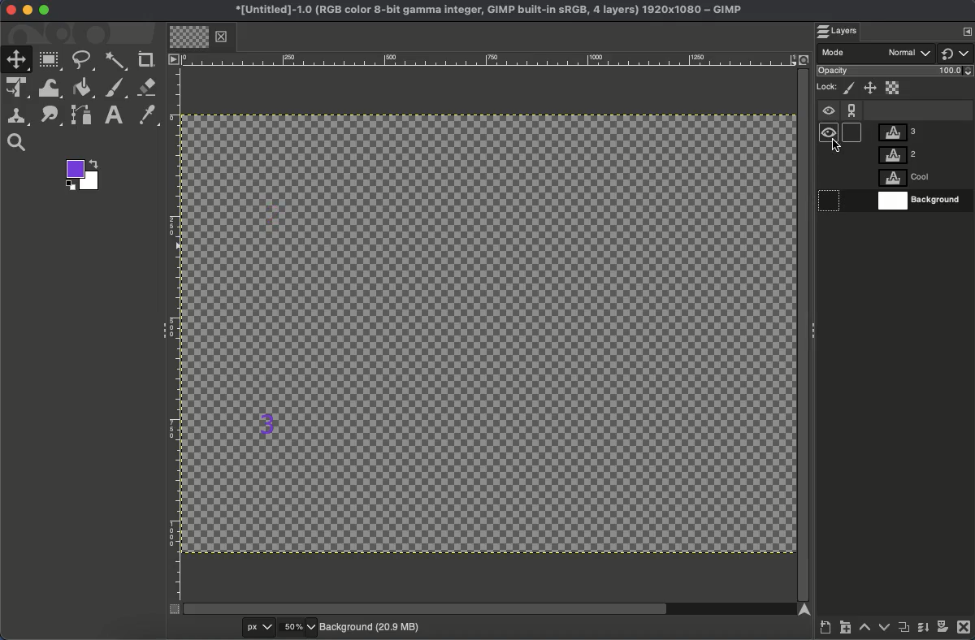 This screenshot has height=640, width=975. Describe the element at coordinates (488, 59) in the screenshot. I see `Ruler` at that location.